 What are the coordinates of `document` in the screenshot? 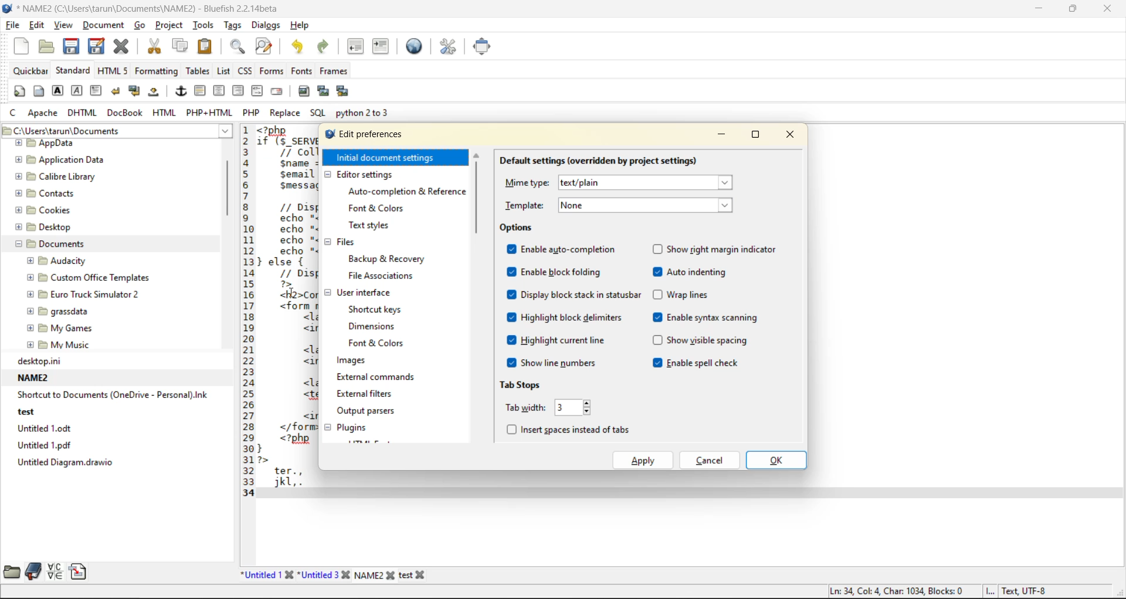 It's located at (103, 26).